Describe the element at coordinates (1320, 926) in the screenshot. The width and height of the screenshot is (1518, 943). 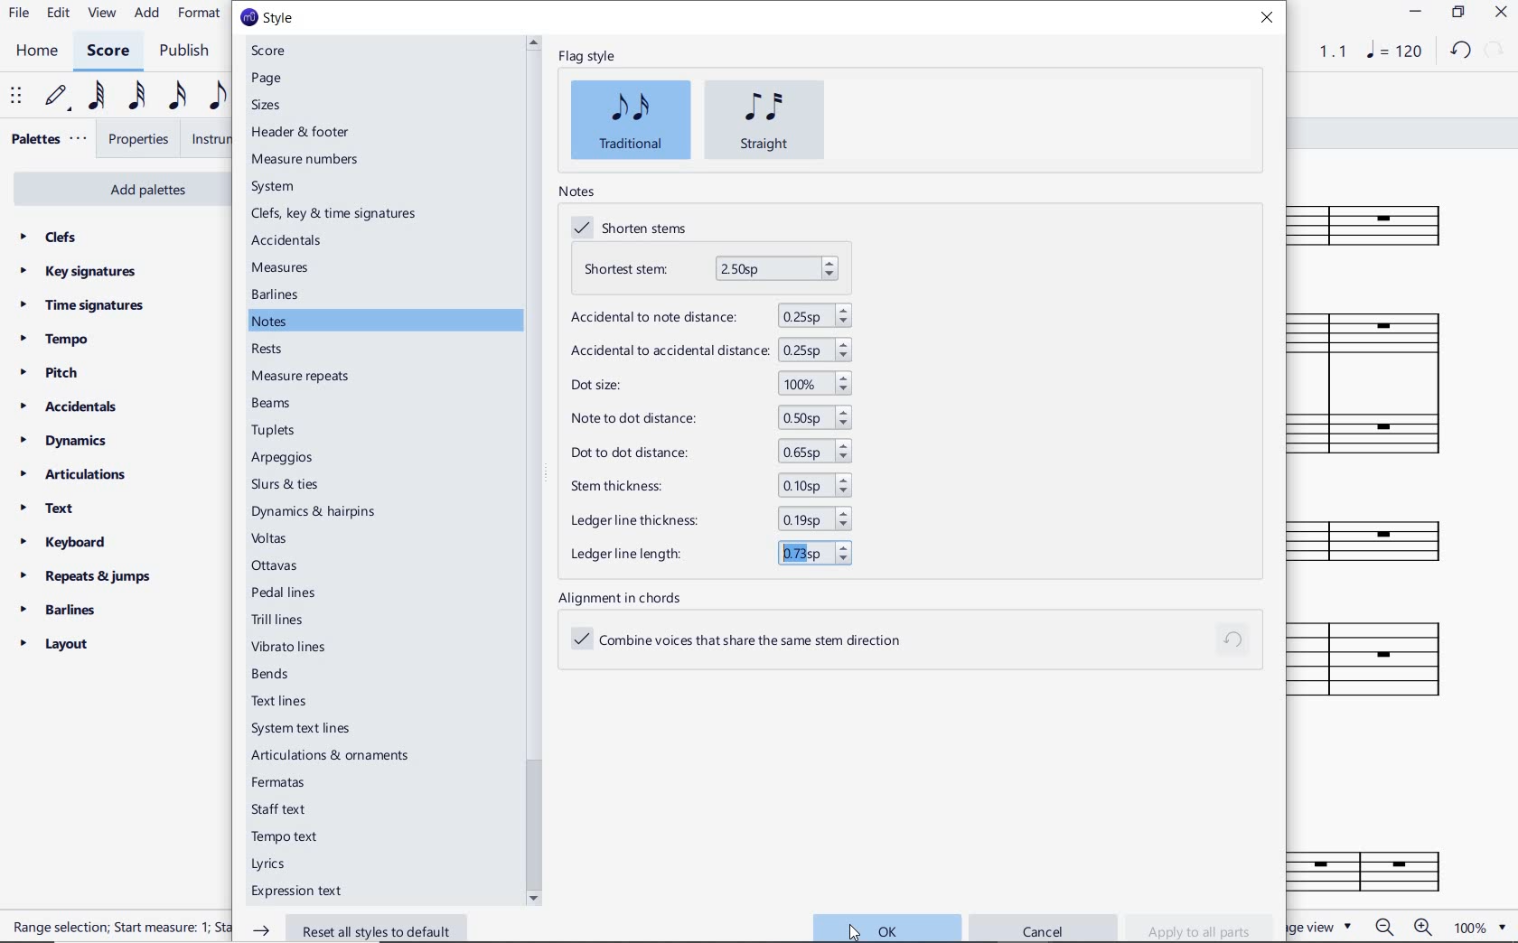
I see `page view` at that location.